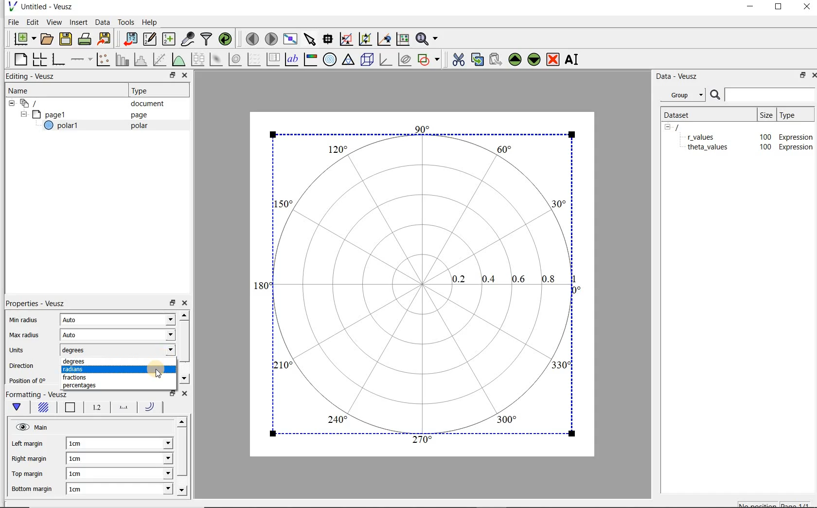  Describe the element at coordinates (184, 348) in the screenshot. I see `scroll bar` at that location.